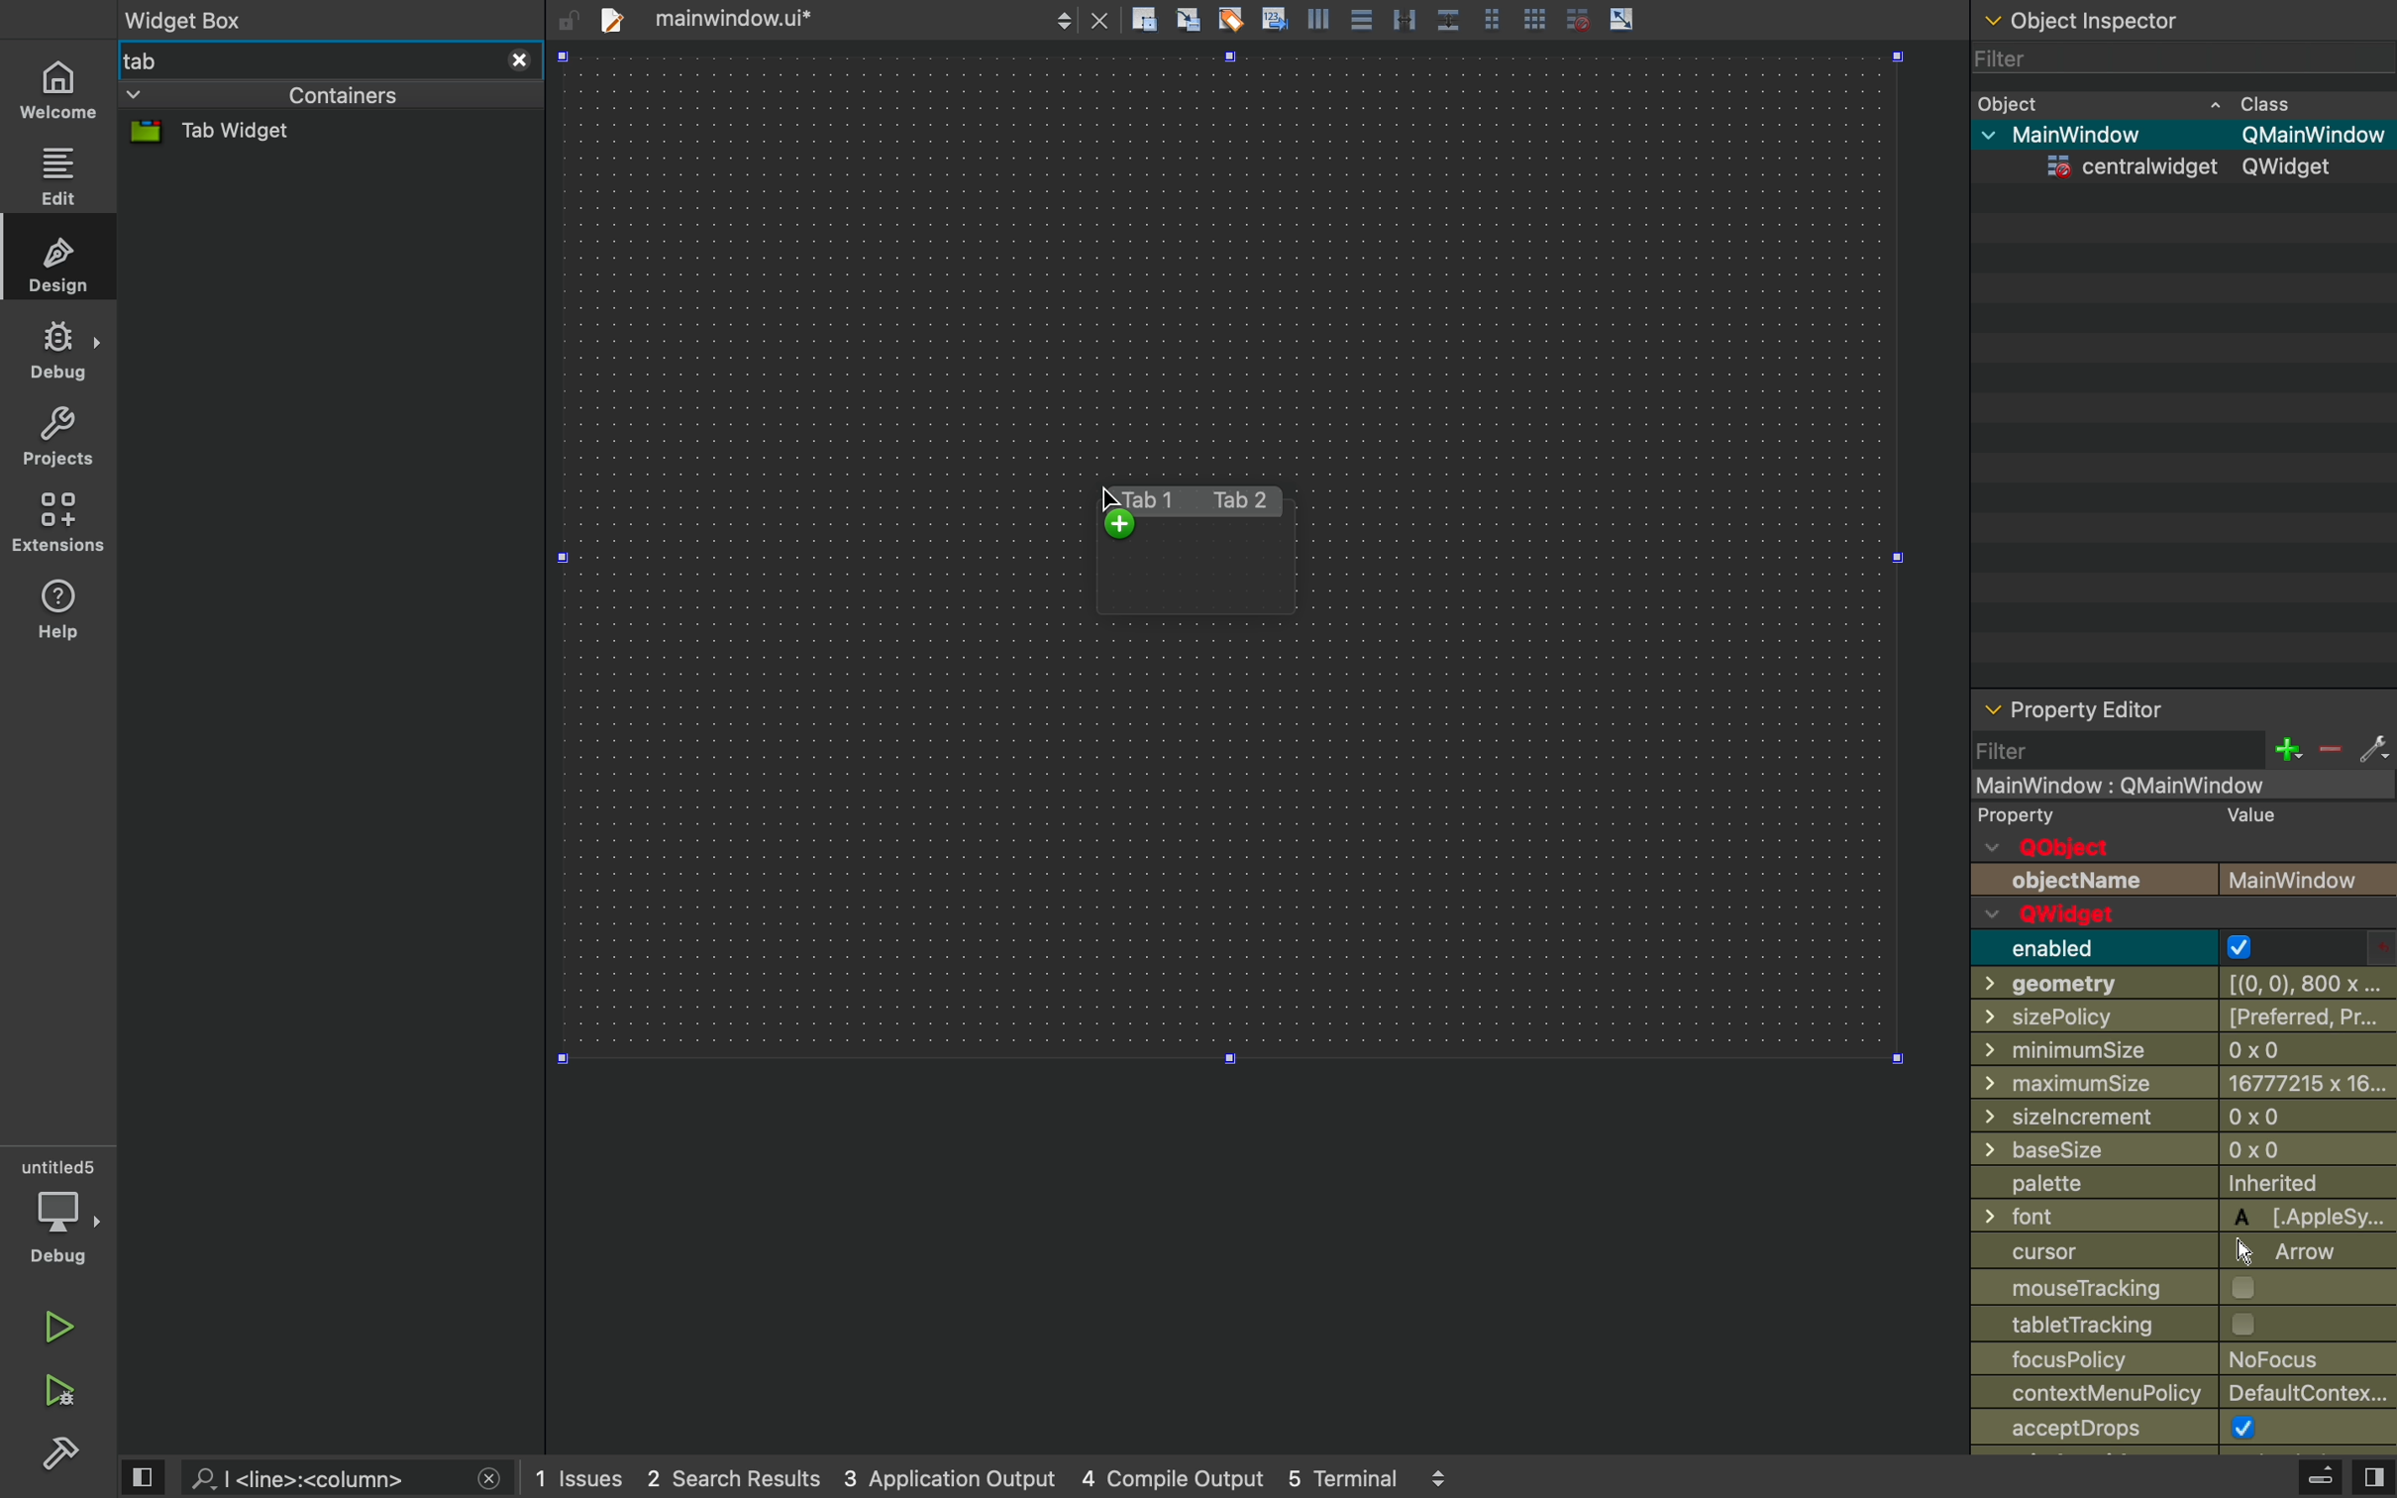 This screenshot has width=2397, height=1498. I want to click on basesize, so click(2186, 1154).